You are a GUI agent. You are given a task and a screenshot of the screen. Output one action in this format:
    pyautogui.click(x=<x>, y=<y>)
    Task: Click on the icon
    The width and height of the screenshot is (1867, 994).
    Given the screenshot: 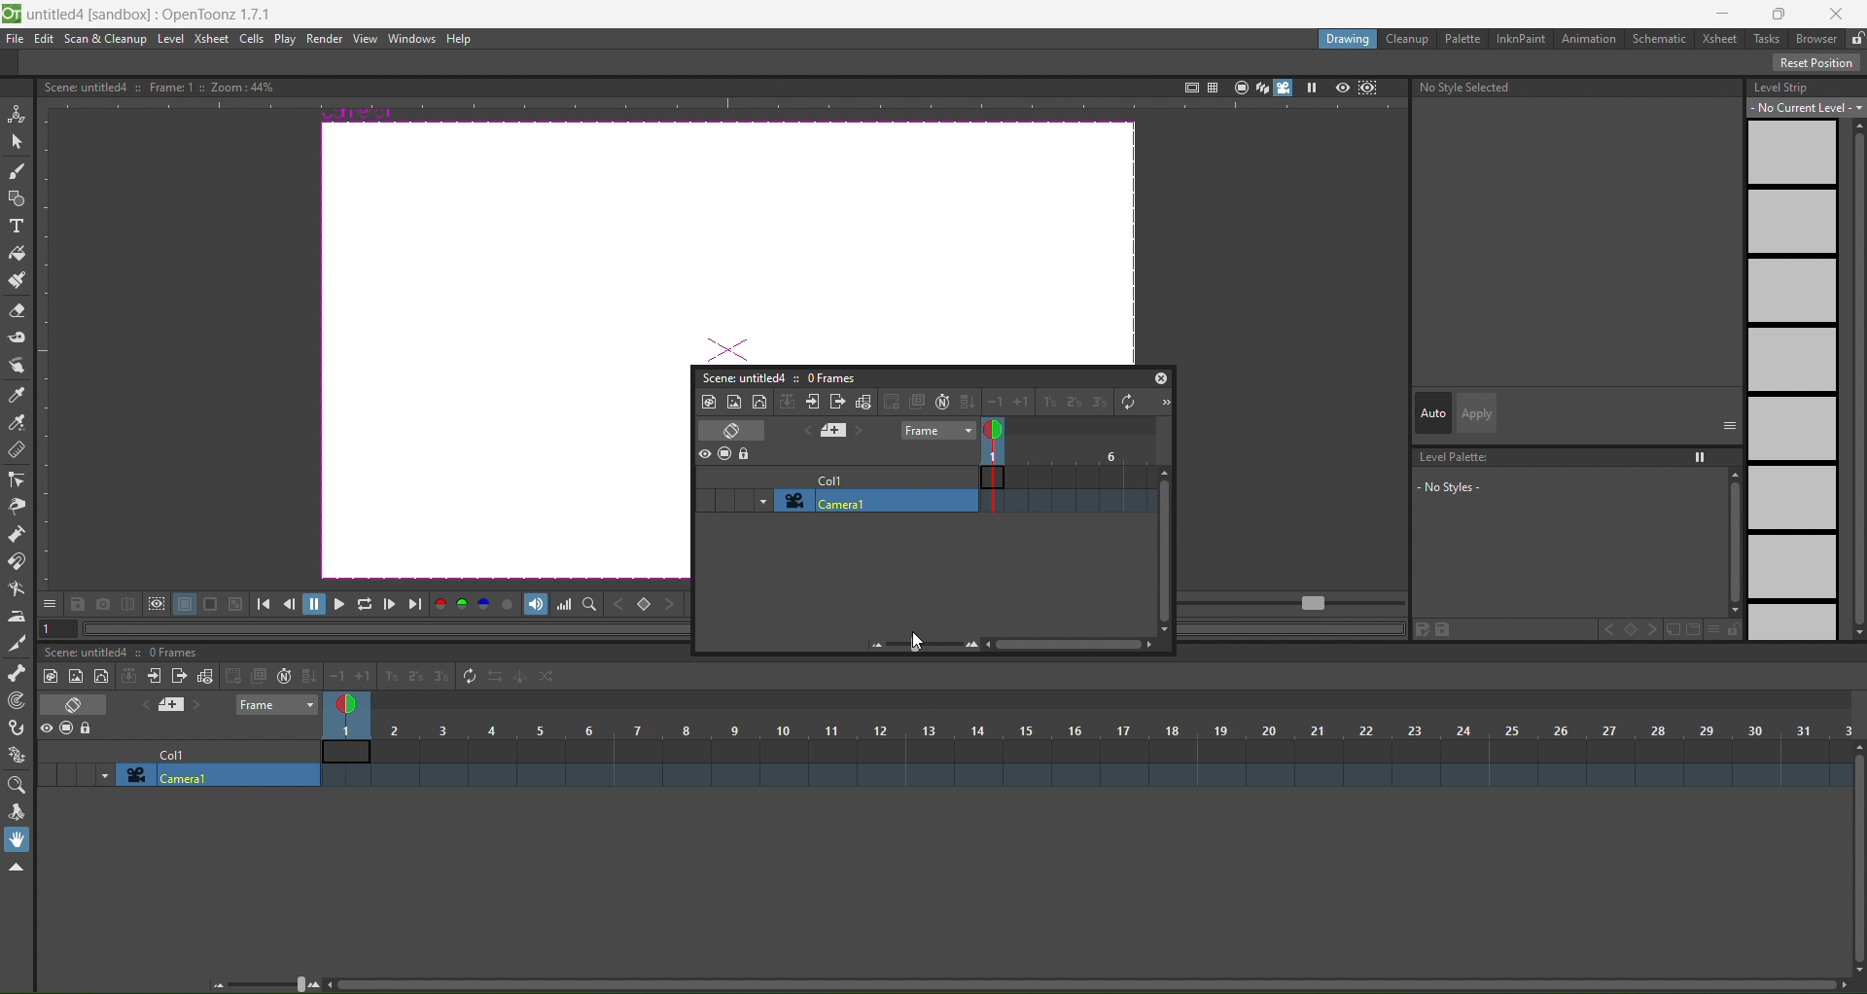 What is the action you would take?
    pyautogui.click(x=144, y=605)
    